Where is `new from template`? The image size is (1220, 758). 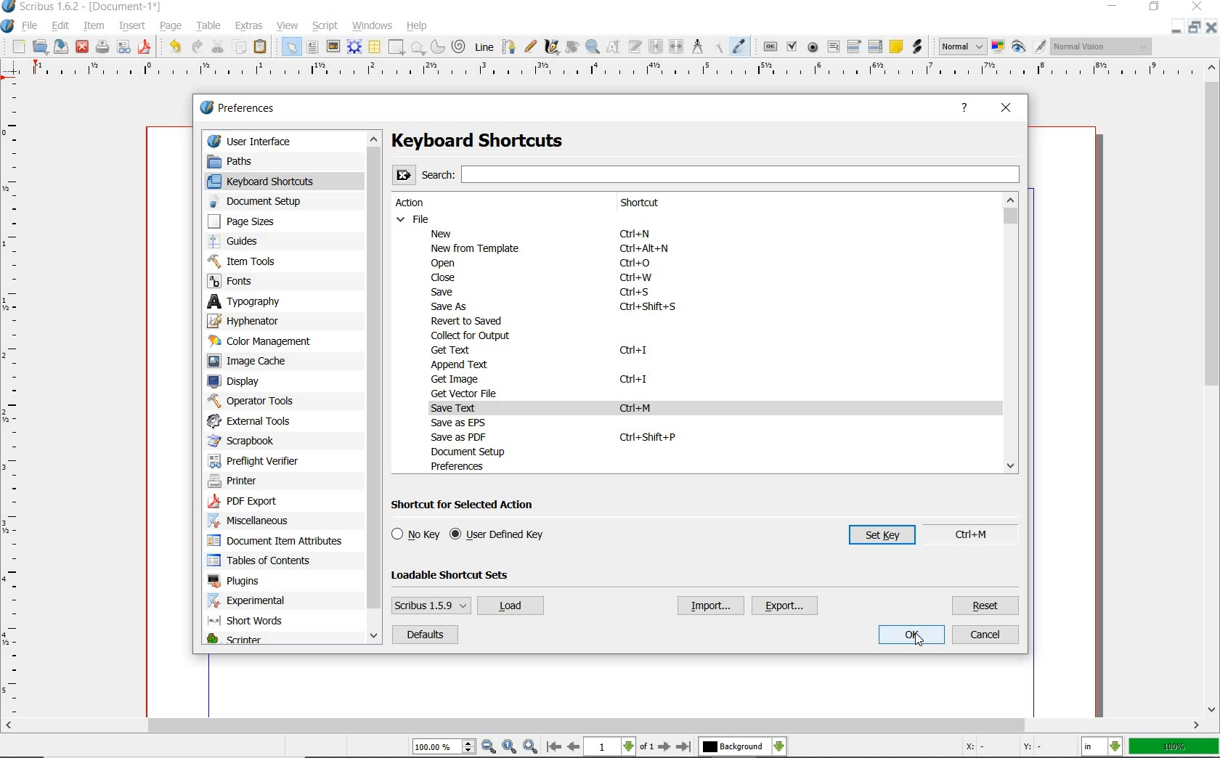 new from template is located at coordinates (478, 248).